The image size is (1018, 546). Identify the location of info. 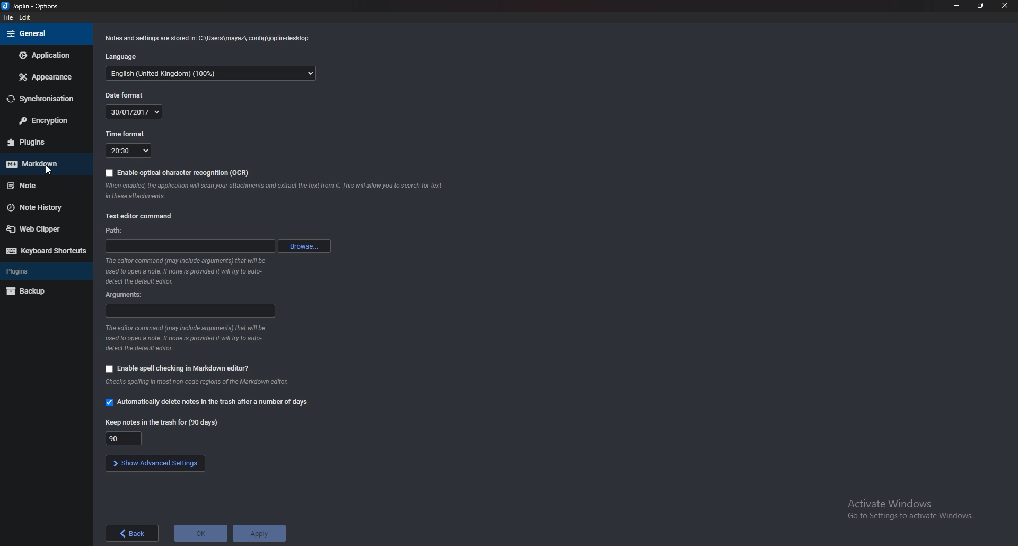
(187, 271).